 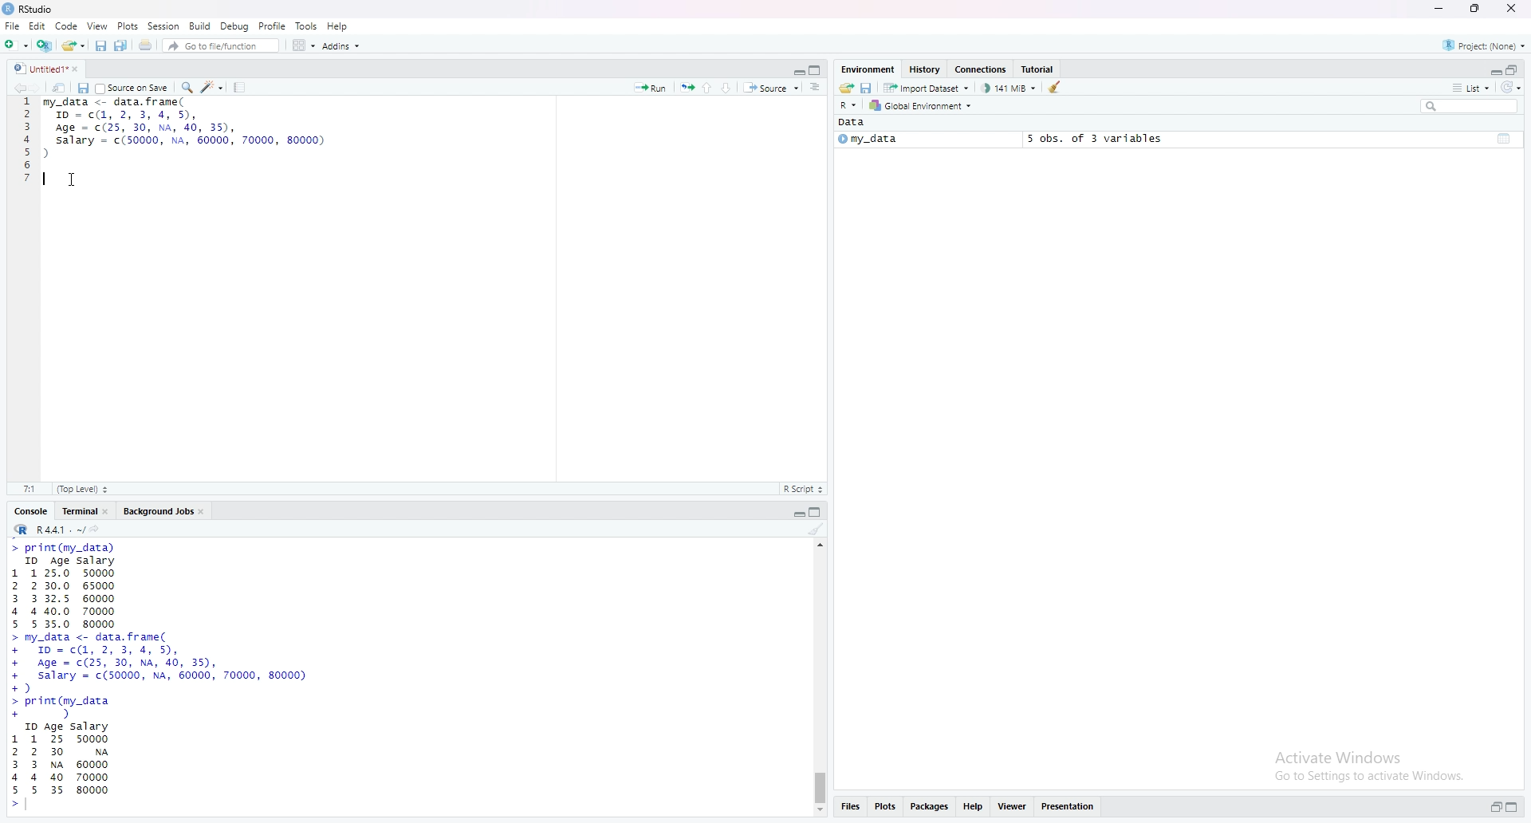 I want to click on collapse, so click(x=817, y=70).